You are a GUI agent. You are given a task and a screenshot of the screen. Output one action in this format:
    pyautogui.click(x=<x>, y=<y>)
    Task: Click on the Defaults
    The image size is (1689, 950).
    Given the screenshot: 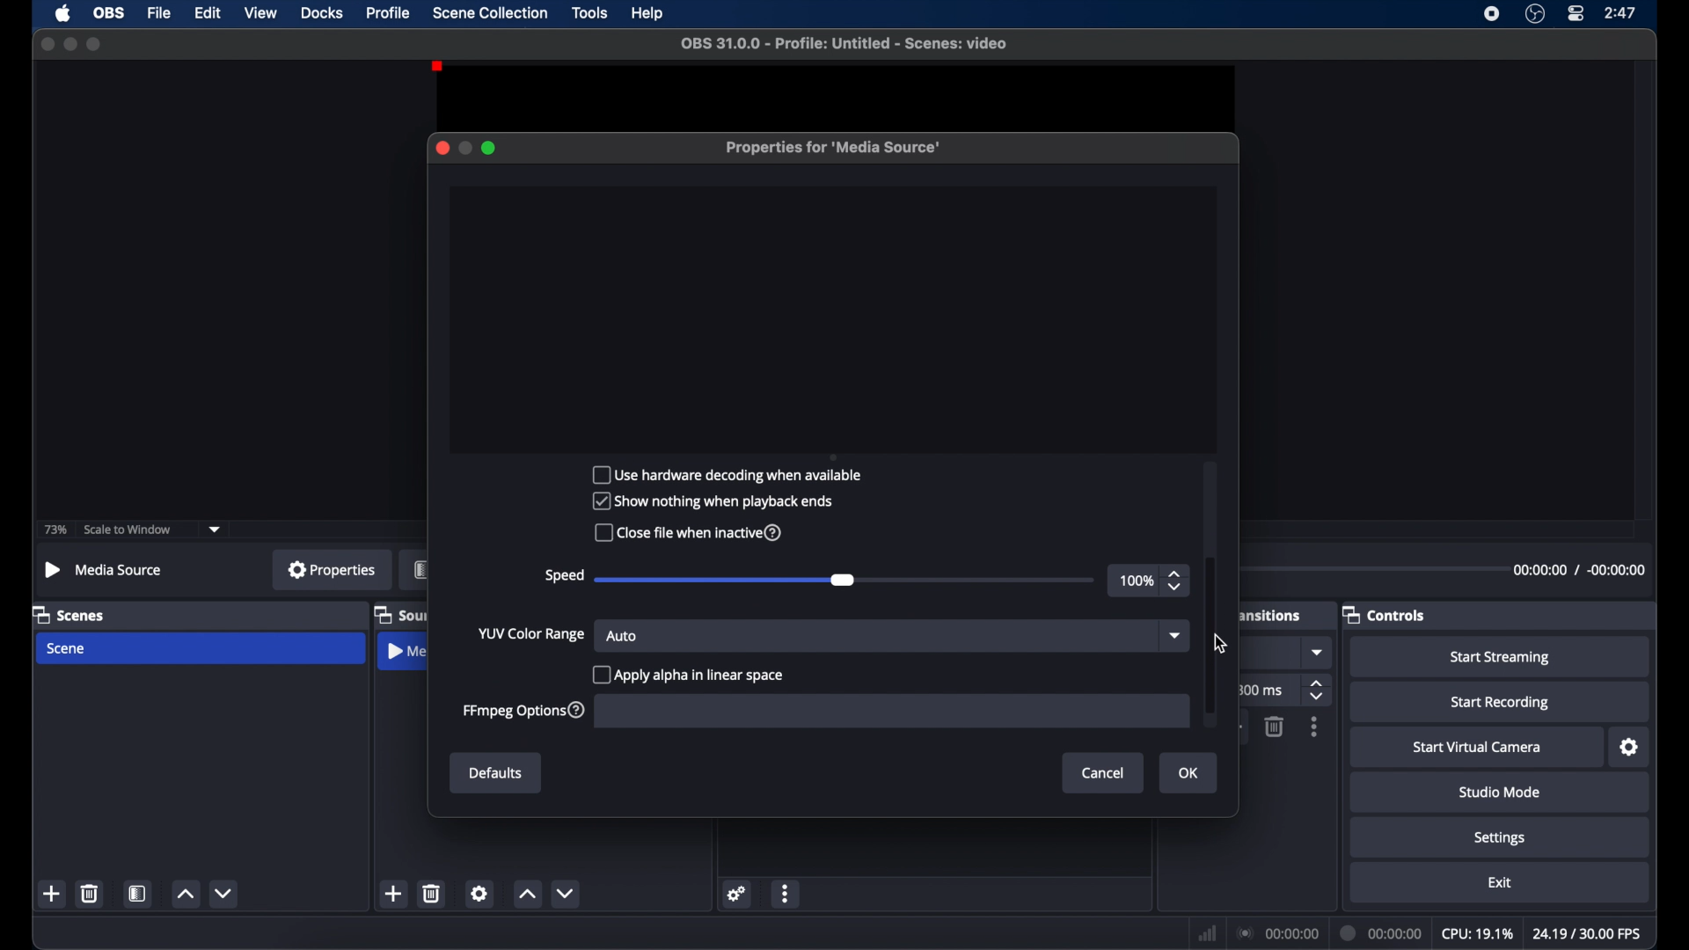 What is the action you would take?
    pyautogui.click(x=496, y=773)
    